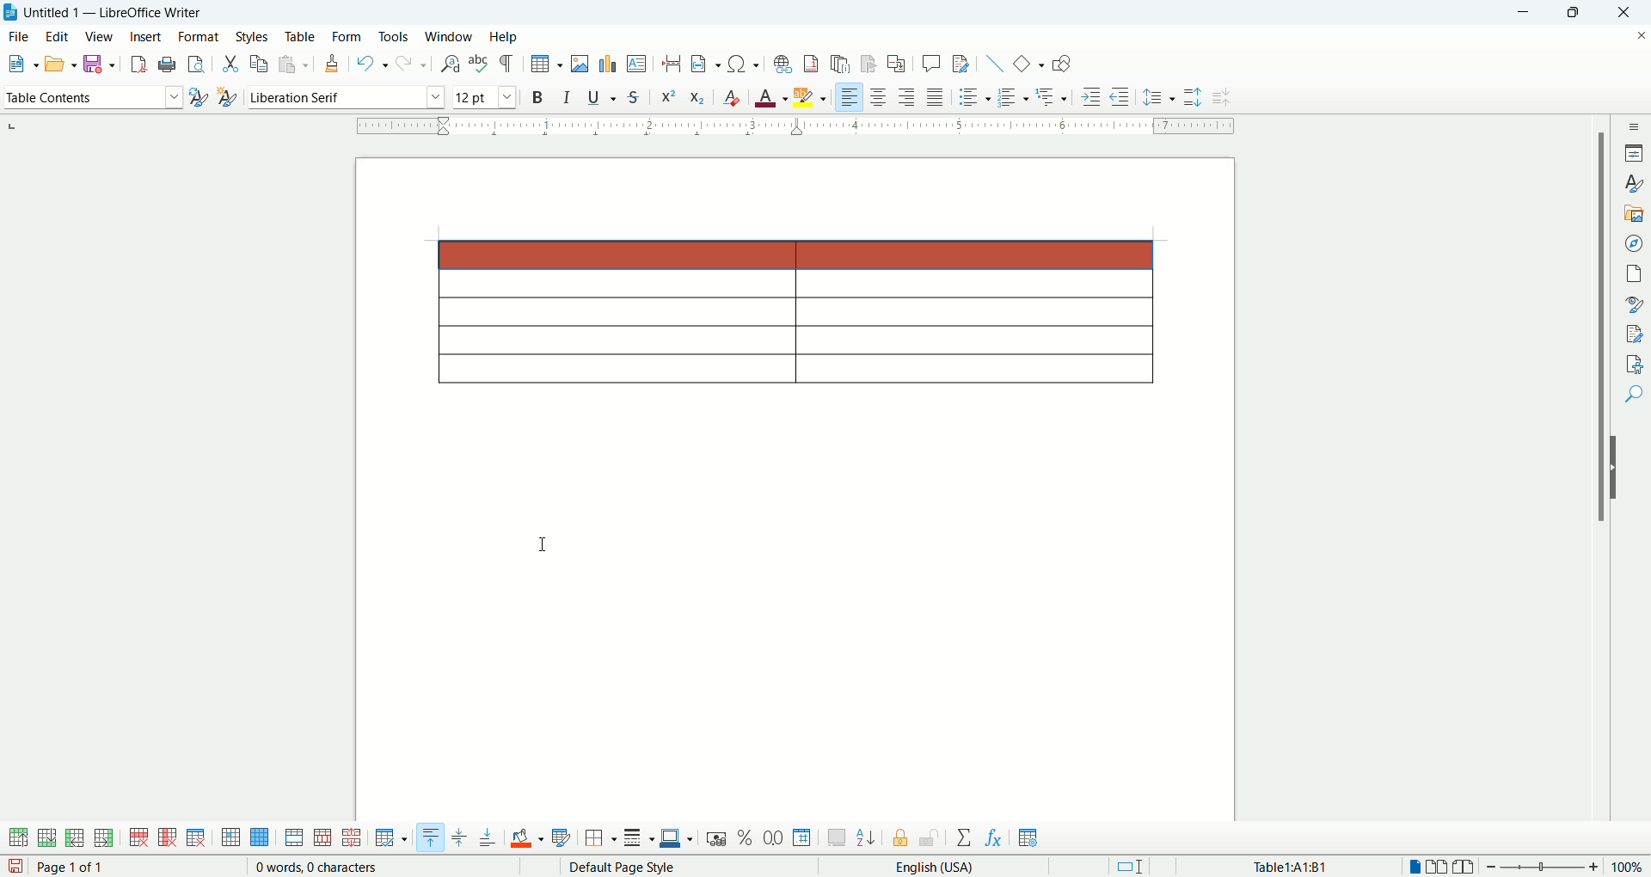  What do you see at coordinates (1634, 273) in the screenshot?
I see `page` at bounding box center [1634, 273].